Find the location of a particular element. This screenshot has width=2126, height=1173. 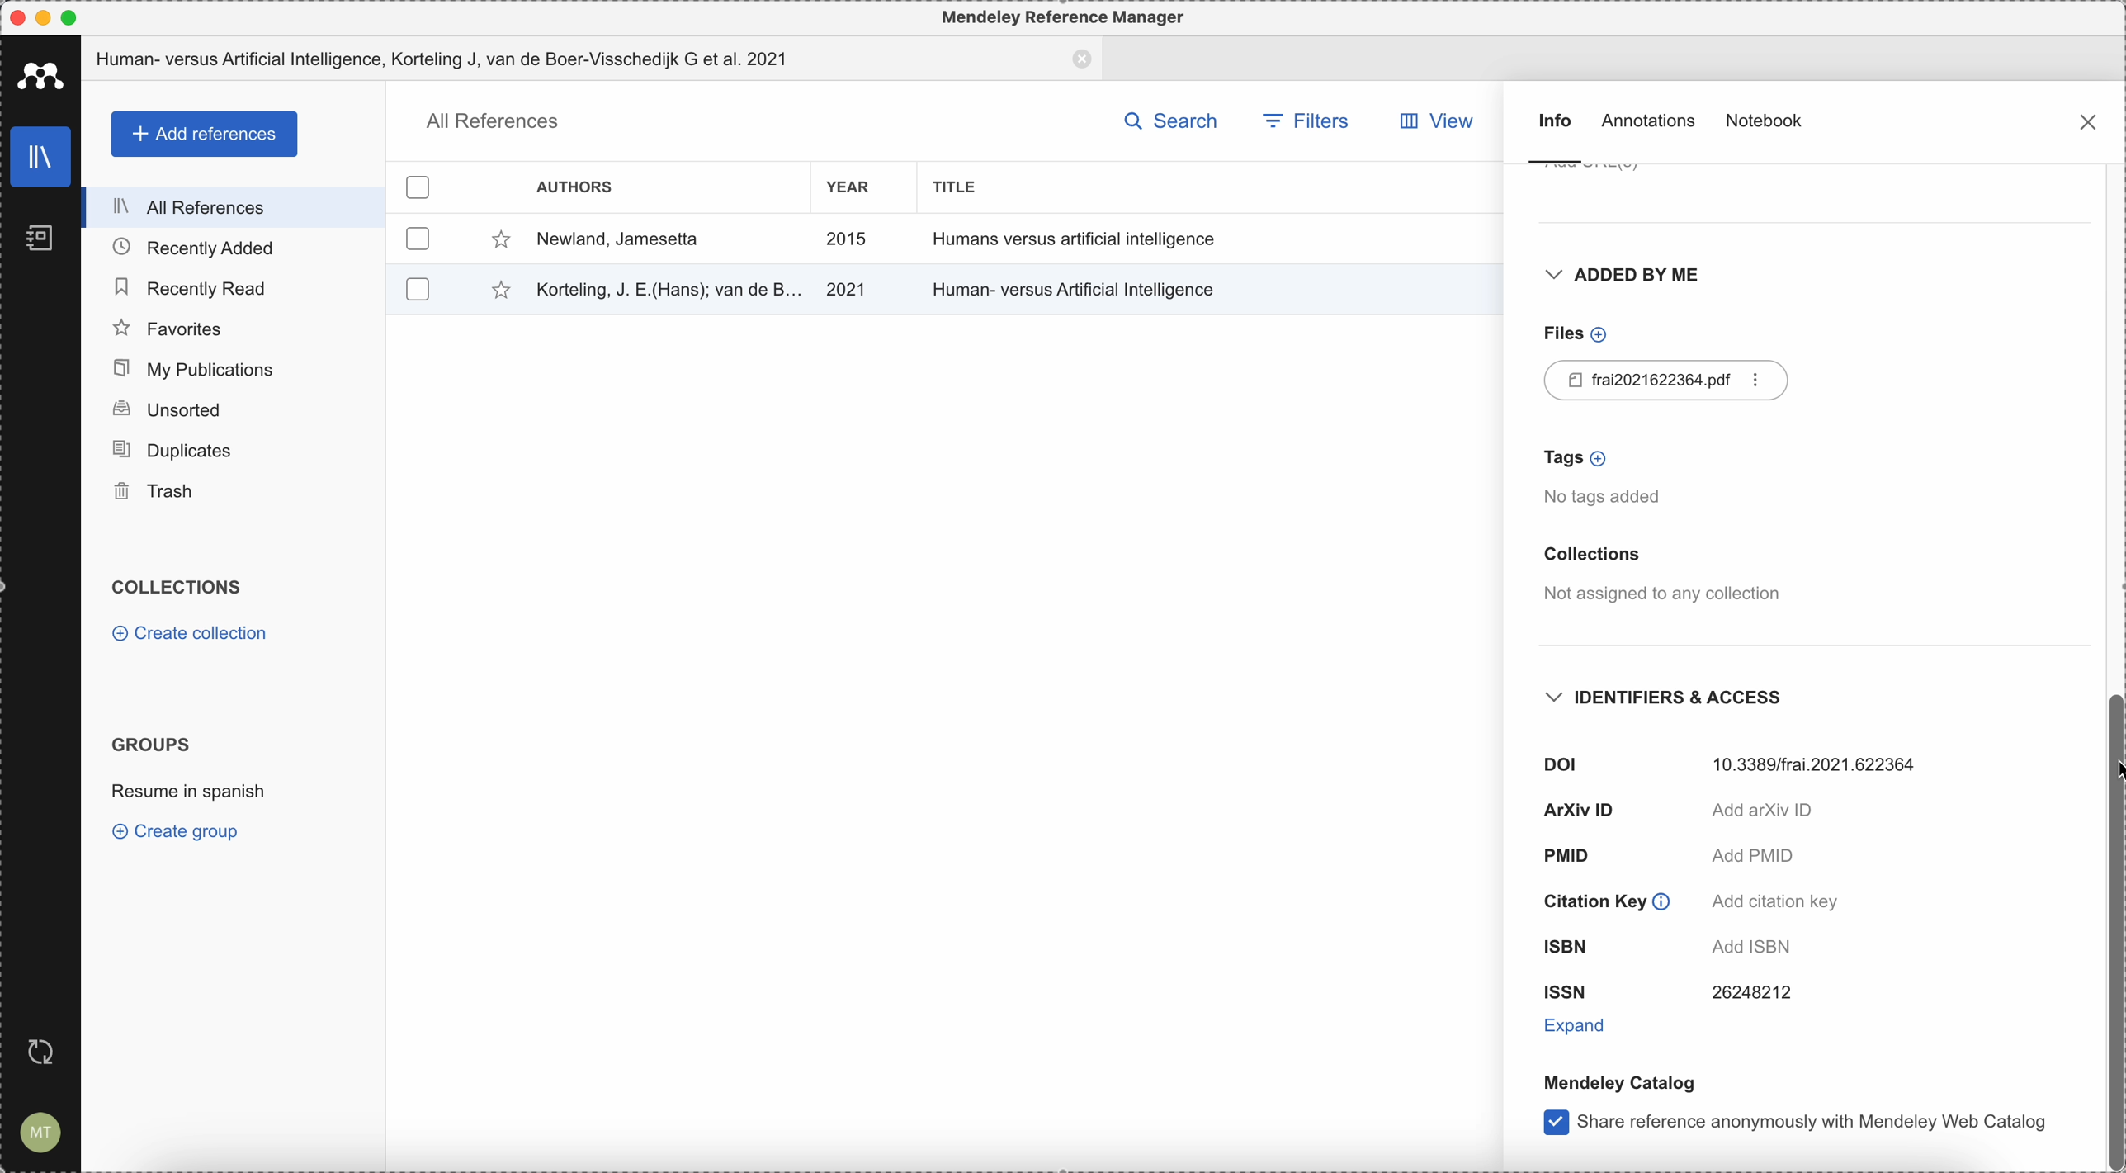

scroll bar is located at coordinates (2113, 928).